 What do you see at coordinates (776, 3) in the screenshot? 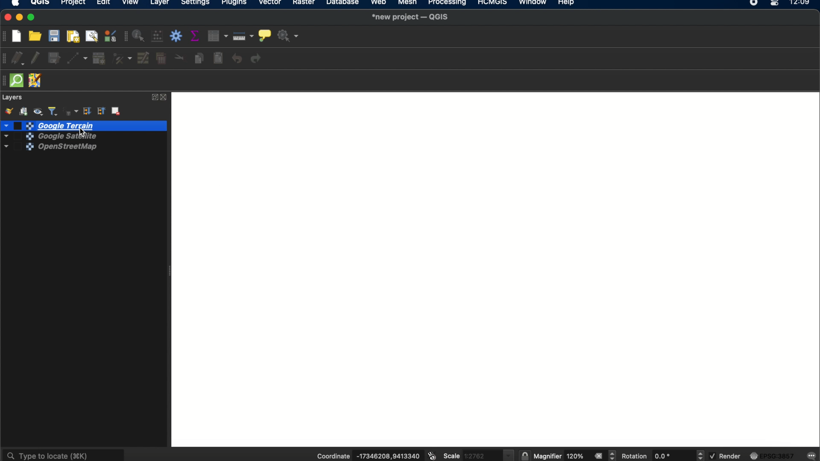
I see `control center` at bounding box center [776, 3].